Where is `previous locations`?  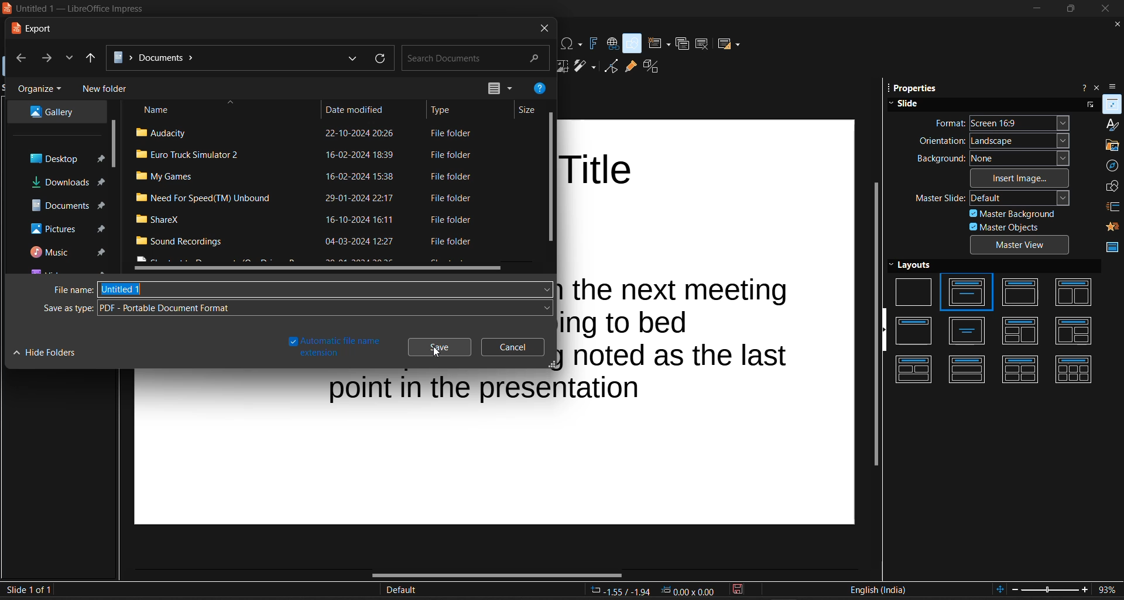
previous locations is located at coordinates (354, 57).